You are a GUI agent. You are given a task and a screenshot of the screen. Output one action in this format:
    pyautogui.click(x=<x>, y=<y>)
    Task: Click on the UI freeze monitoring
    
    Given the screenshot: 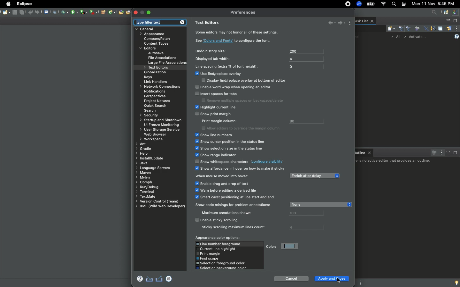 What is the action you would take?
    pyautogui.click(x=161, y=125)
    